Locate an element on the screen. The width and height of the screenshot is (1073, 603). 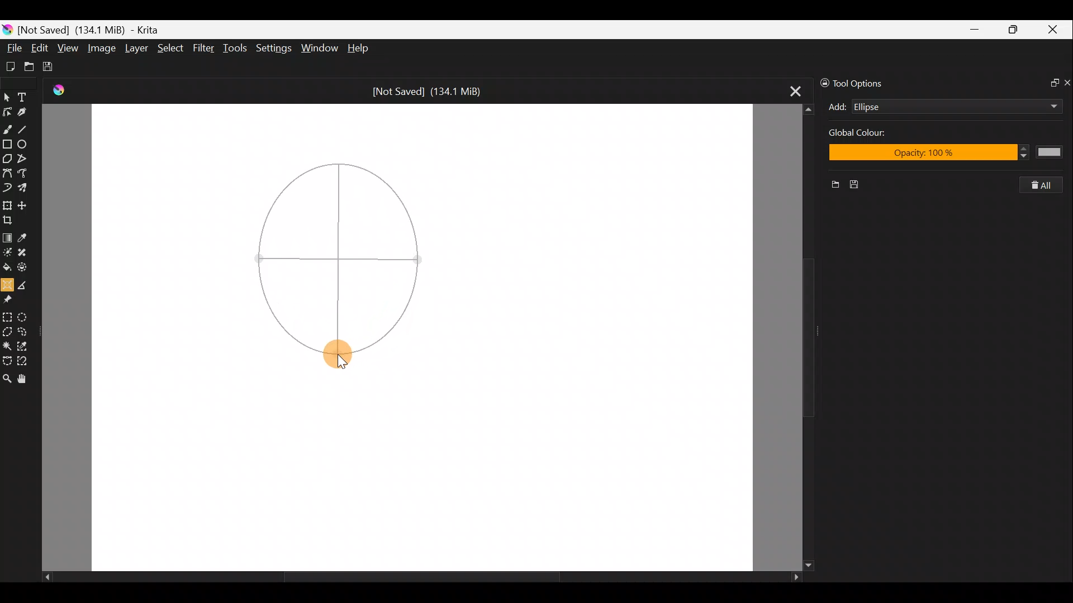
Tool options is located at coordinates (862, 82).